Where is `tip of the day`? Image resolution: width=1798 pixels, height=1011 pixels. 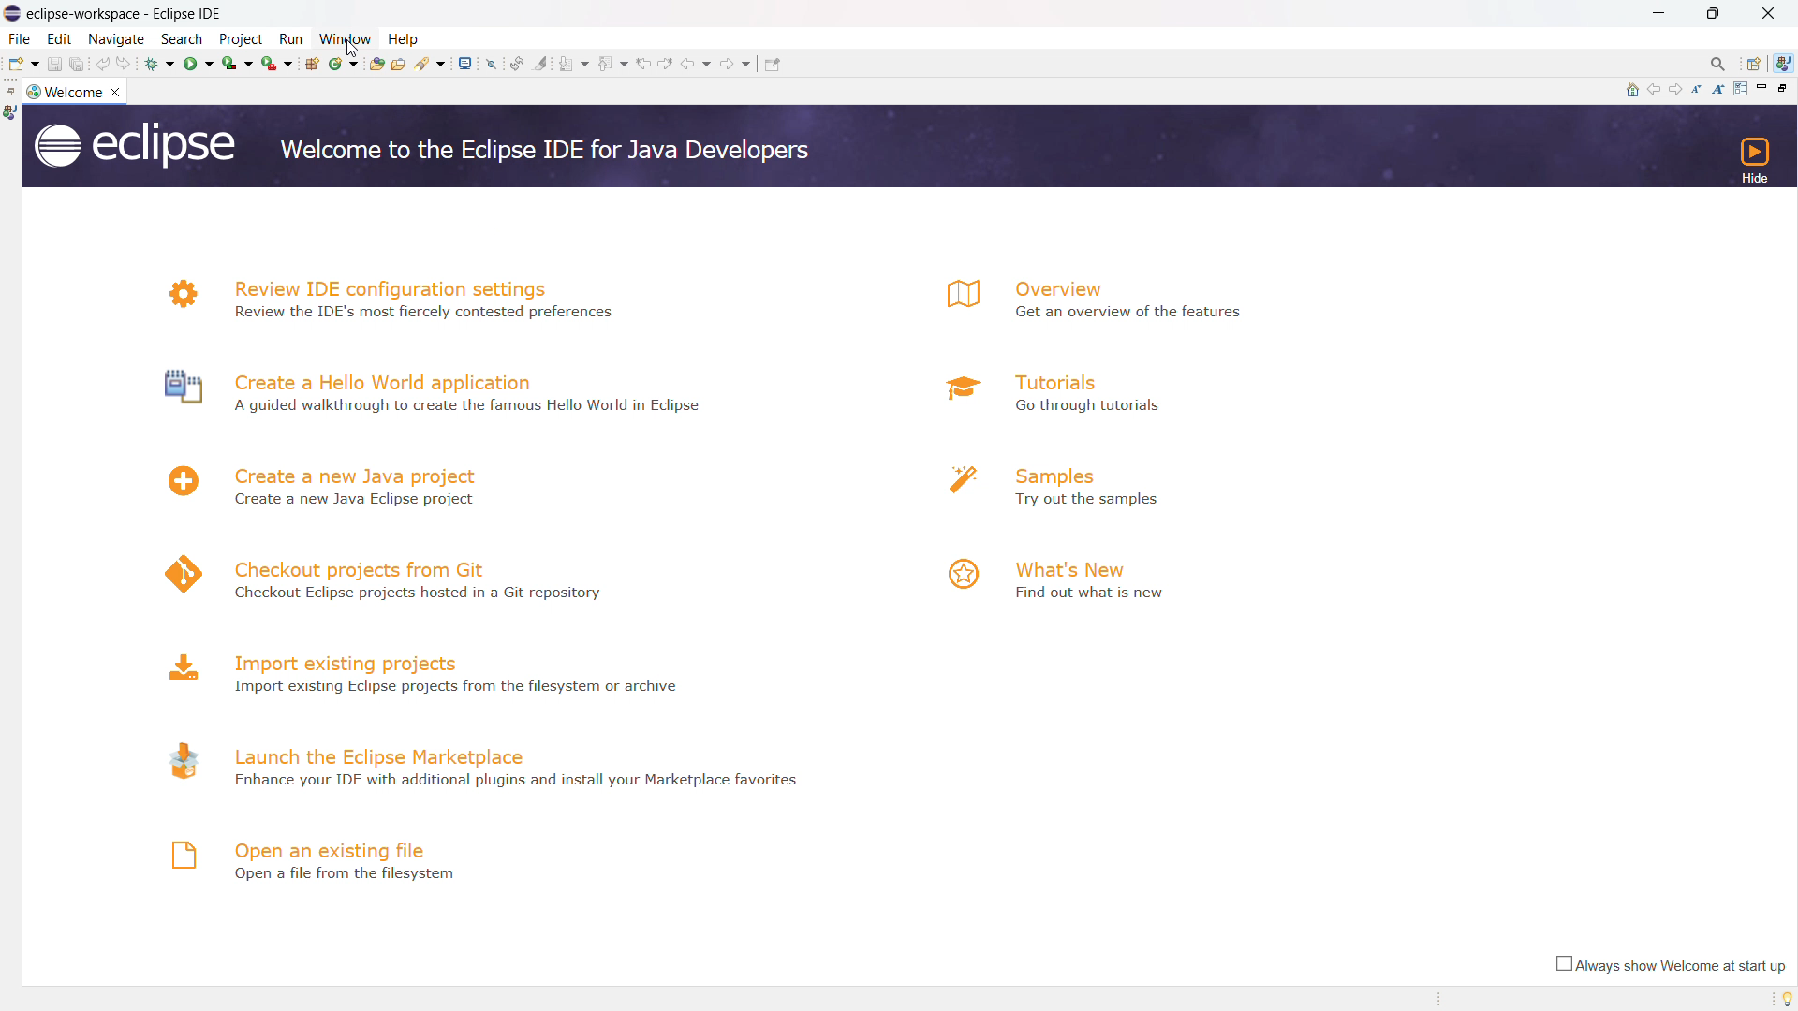 tip of the day is located at coordinates (1781, 998).